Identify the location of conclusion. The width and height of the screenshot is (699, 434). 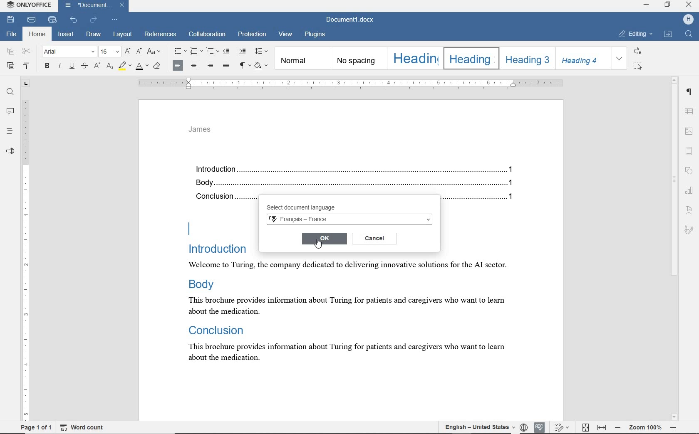
(223, 198).